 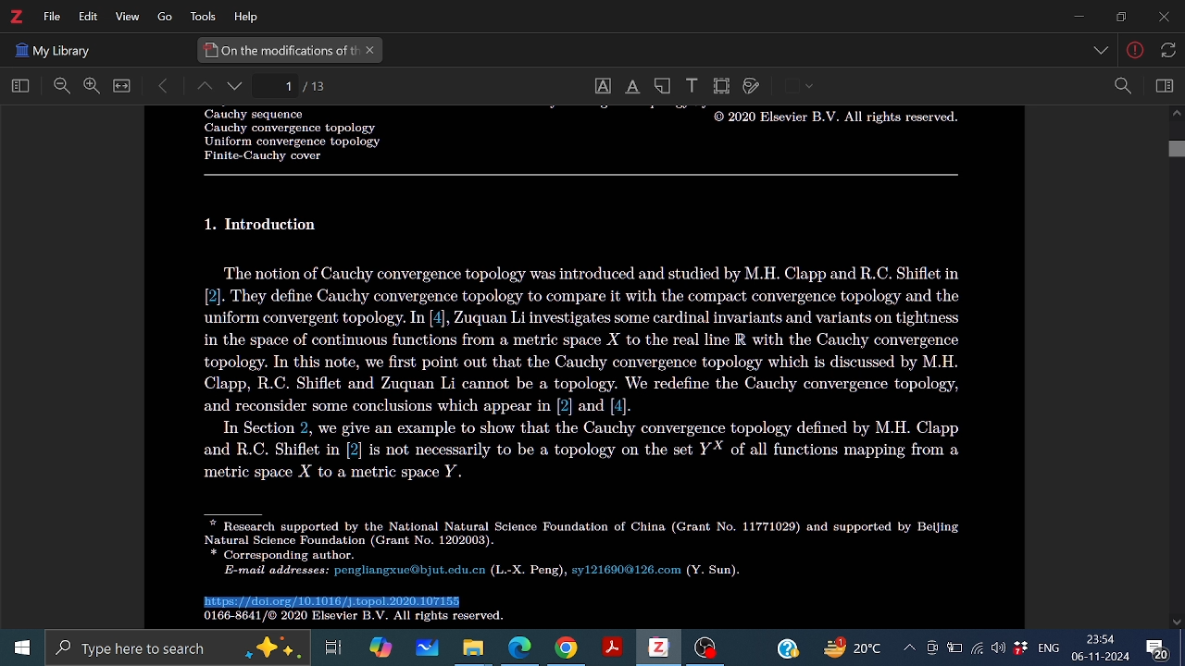 What do you see at coordinates (371, 51) in the screenshot?
I see `Close current tab` at bounding box center [371, 51].